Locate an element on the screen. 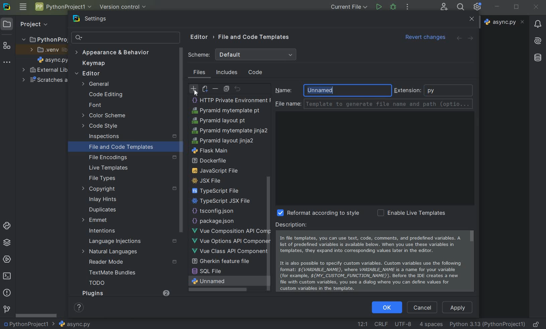 The height and width of the screenshot is (329, 546). python console is located at coordinates (7, 225).